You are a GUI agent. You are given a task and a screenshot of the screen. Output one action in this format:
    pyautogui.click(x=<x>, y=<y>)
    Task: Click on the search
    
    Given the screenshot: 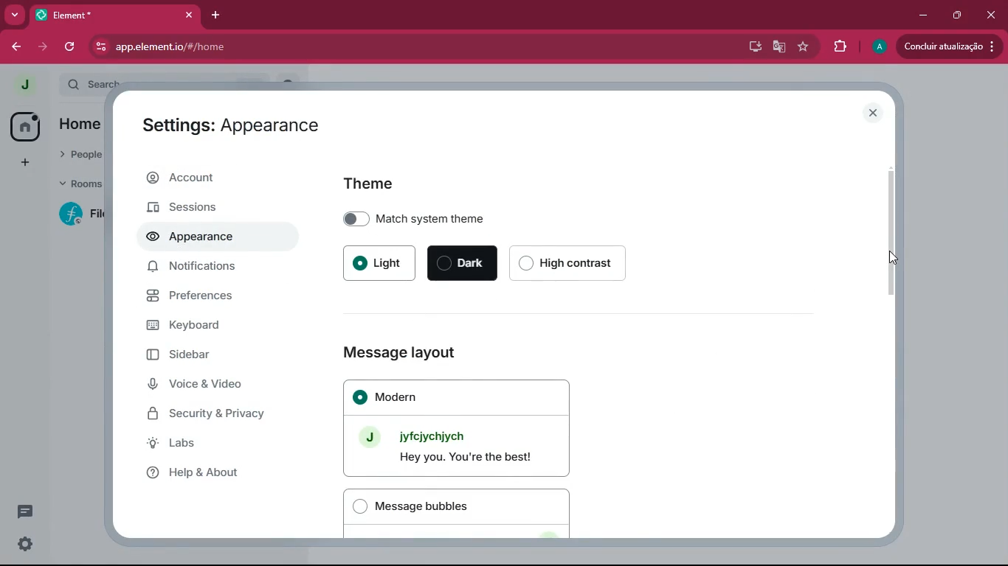 What is the action you would take?
    pyautogui.click(x=94, y=84)
    